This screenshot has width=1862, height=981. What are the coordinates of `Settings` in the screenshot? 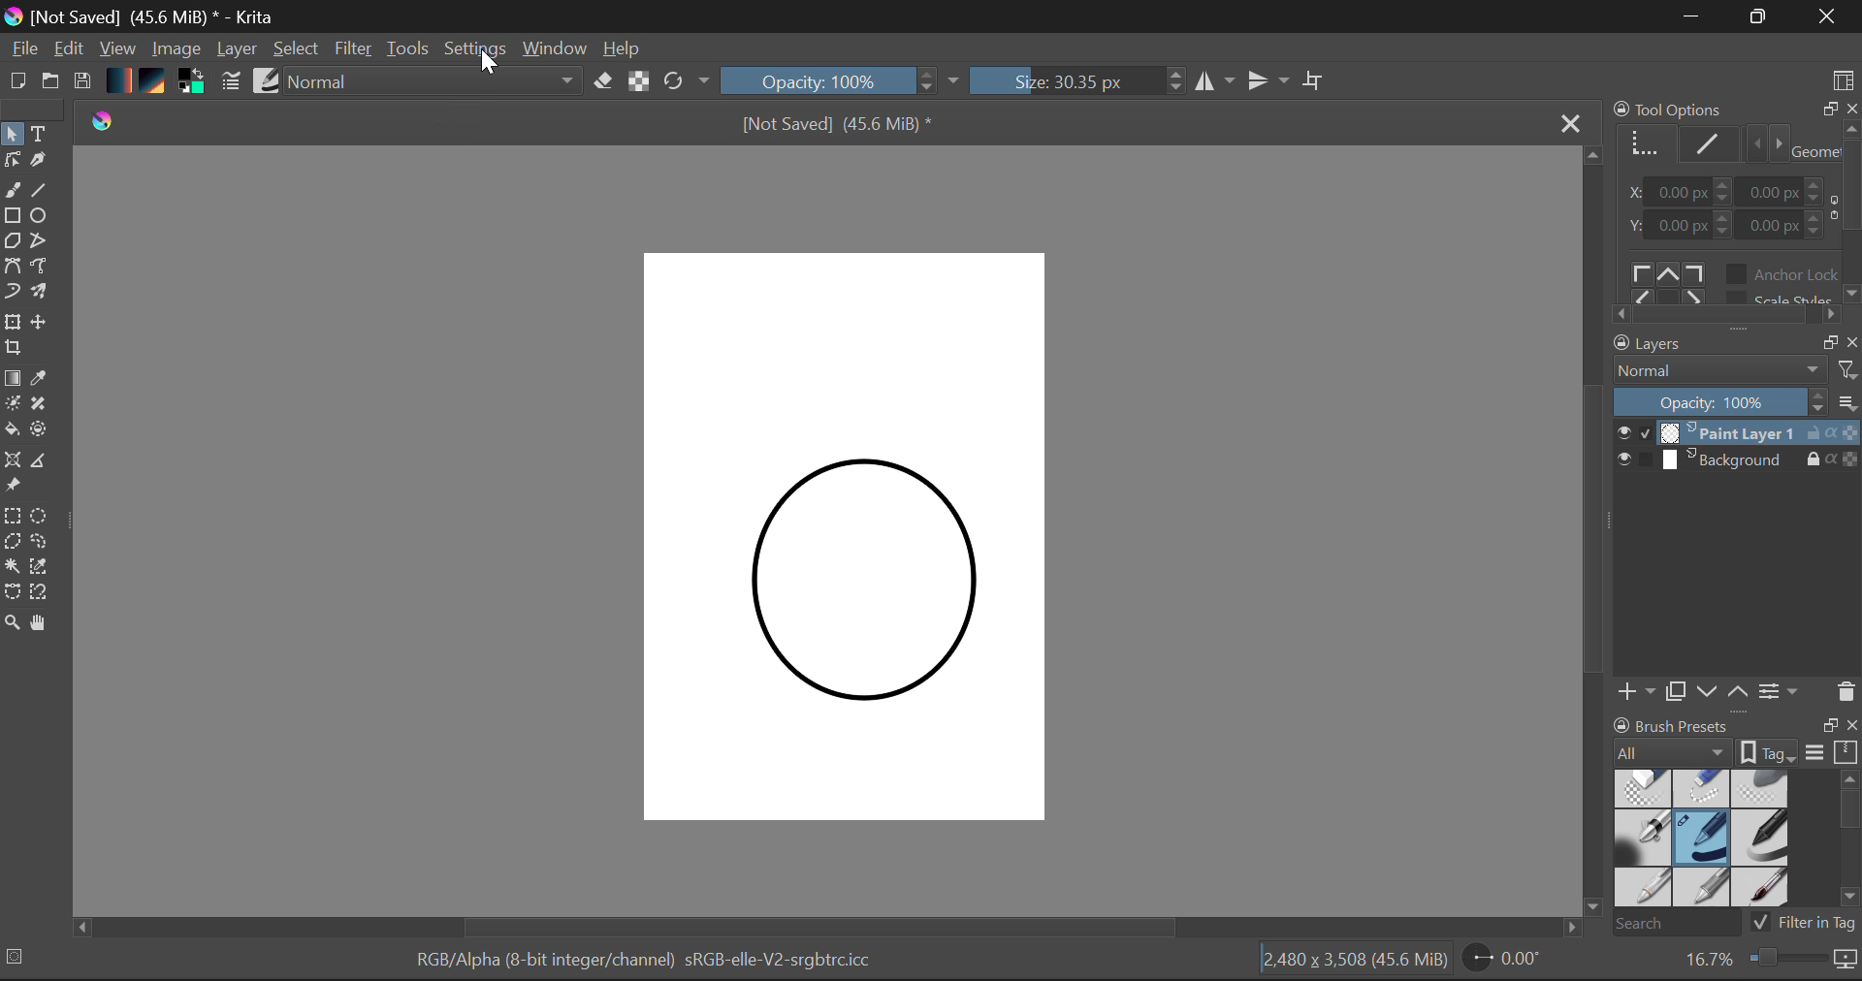 It's located at (476, 51).